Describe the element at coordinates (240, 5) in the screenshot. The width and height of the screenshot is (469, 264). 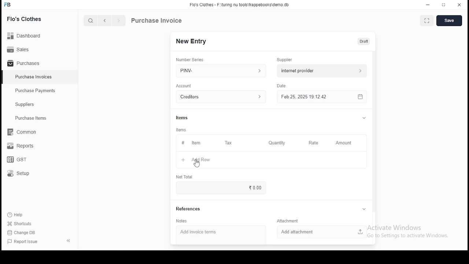
I see `flo's clothes - F:\turing nu tools\frappebooks\demo.db` at that location.